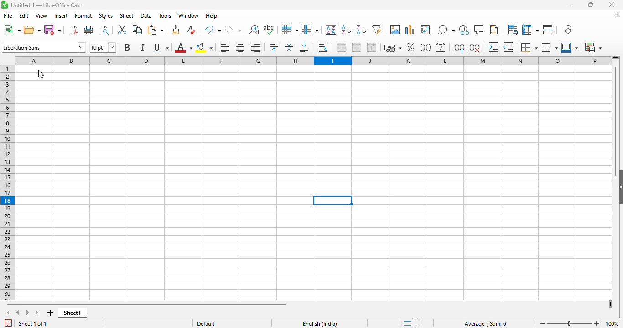 The height and width of the screenshot is (328, 623). Describe the element at coordinates (459, 48) in the screenshot. I see `add decimal` at that location.